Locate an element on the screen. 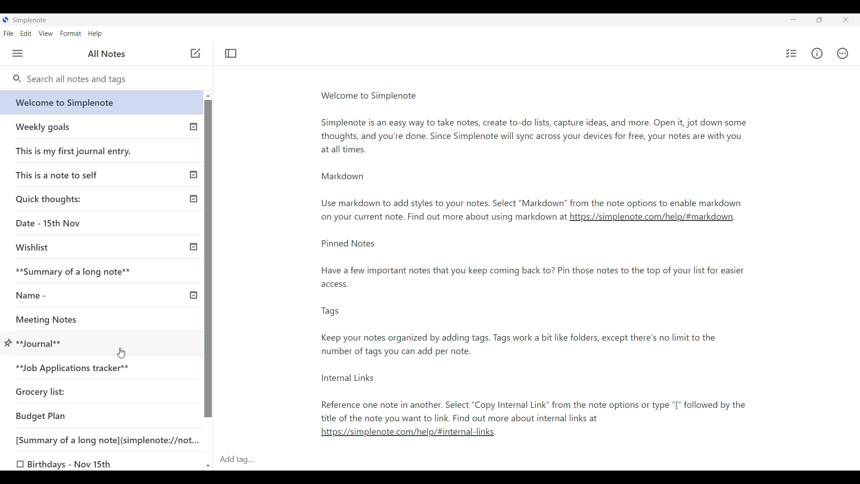 The height and width of the screenshot is (484, 860). Title of left panel is located at coordinates (107, 54).